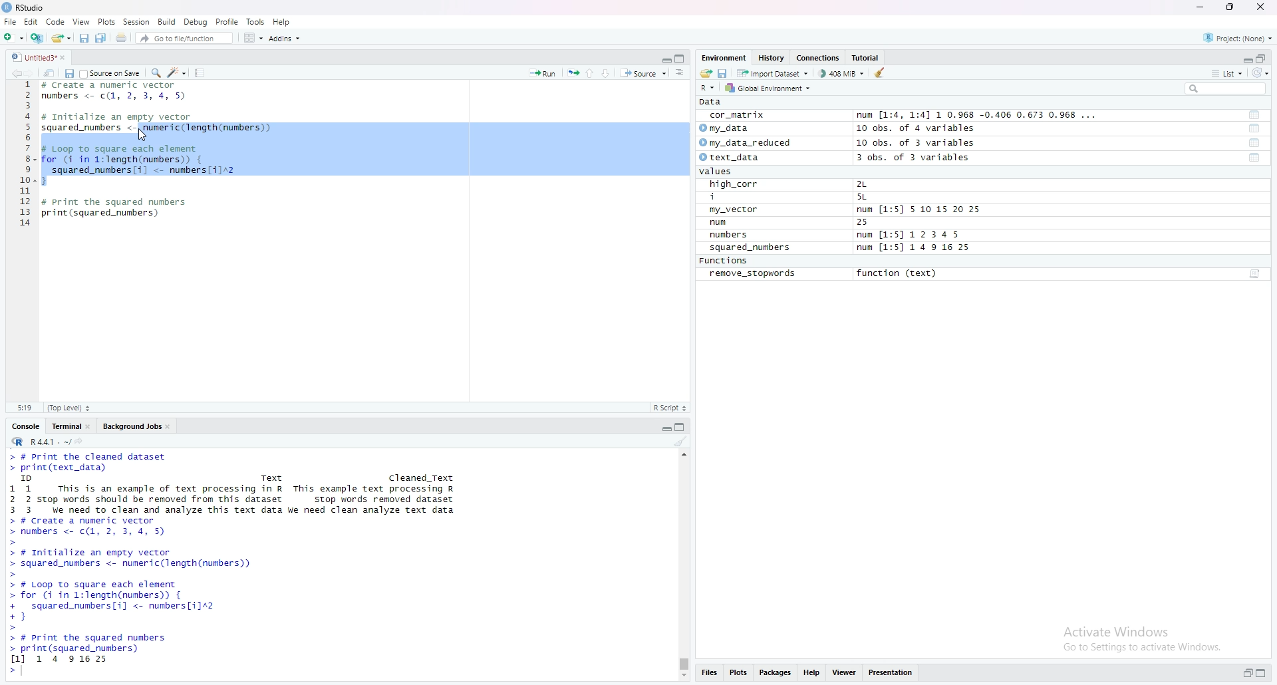 This screenshot has height=685, width=1277. What do you see at coordinates (726, 261) in the screenshot?
I see `Functions` at bounding box center [726, 261].